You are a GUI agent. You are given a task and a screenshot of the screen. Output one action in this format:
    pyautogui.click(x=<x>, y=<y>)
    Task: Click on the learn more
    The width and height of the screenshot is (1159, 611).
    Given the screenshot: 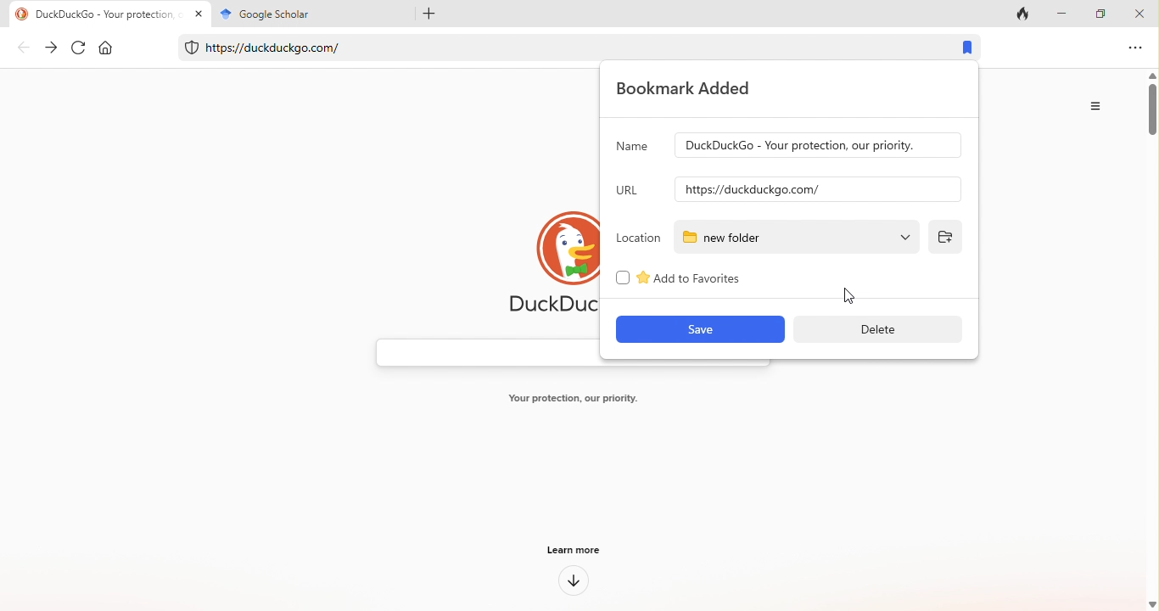 What is the action you would take?
    pyautogui.click(x=578, y=548)
    